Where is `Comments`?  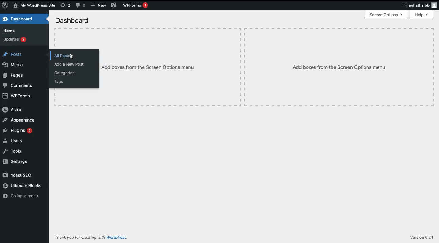
Comments is located at coordinates (80, 5).